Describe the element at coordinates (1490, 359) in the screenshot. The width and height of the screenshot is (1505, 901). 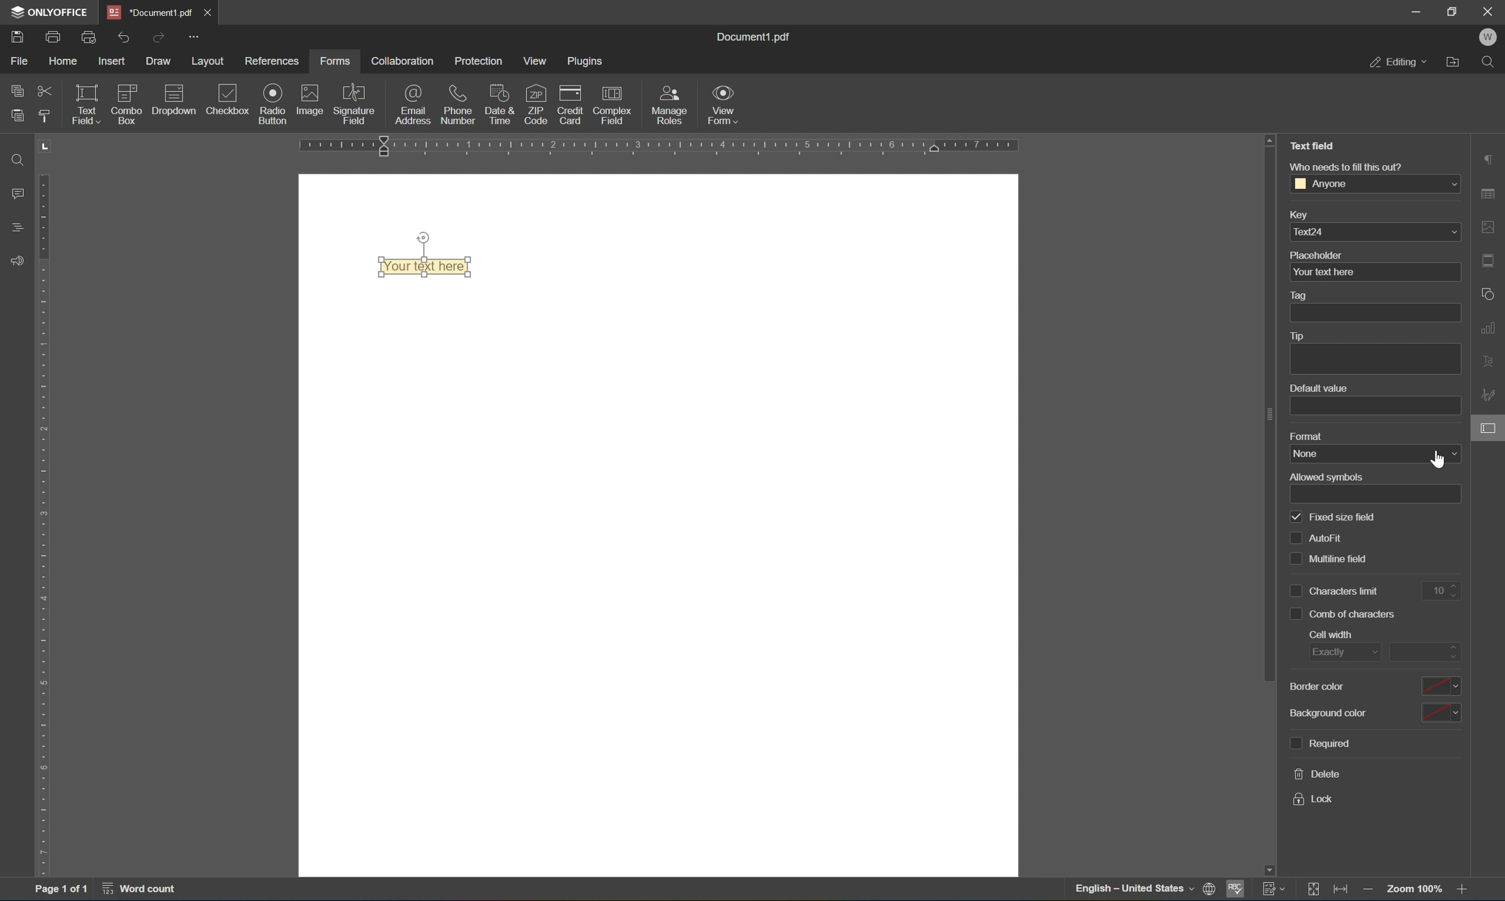
I see `text art settings` at that location.